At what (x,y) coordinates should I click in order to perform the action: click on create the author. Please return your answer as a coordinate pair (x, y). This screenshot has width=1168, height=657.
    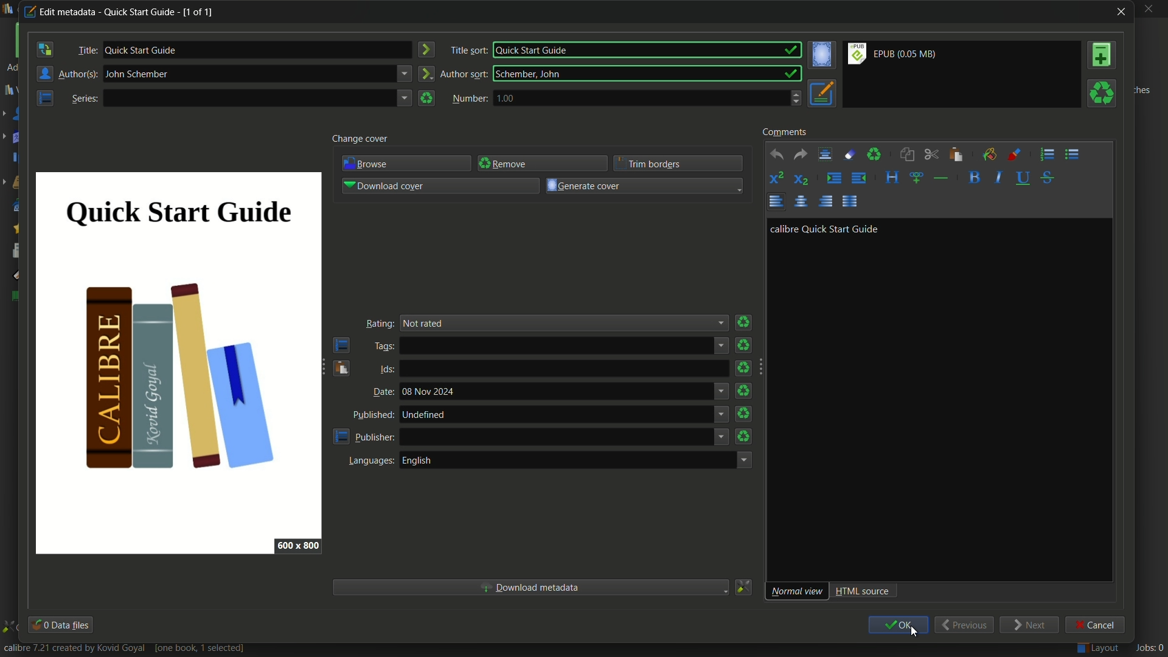
    Looking at the image, I should click on (428, 75).